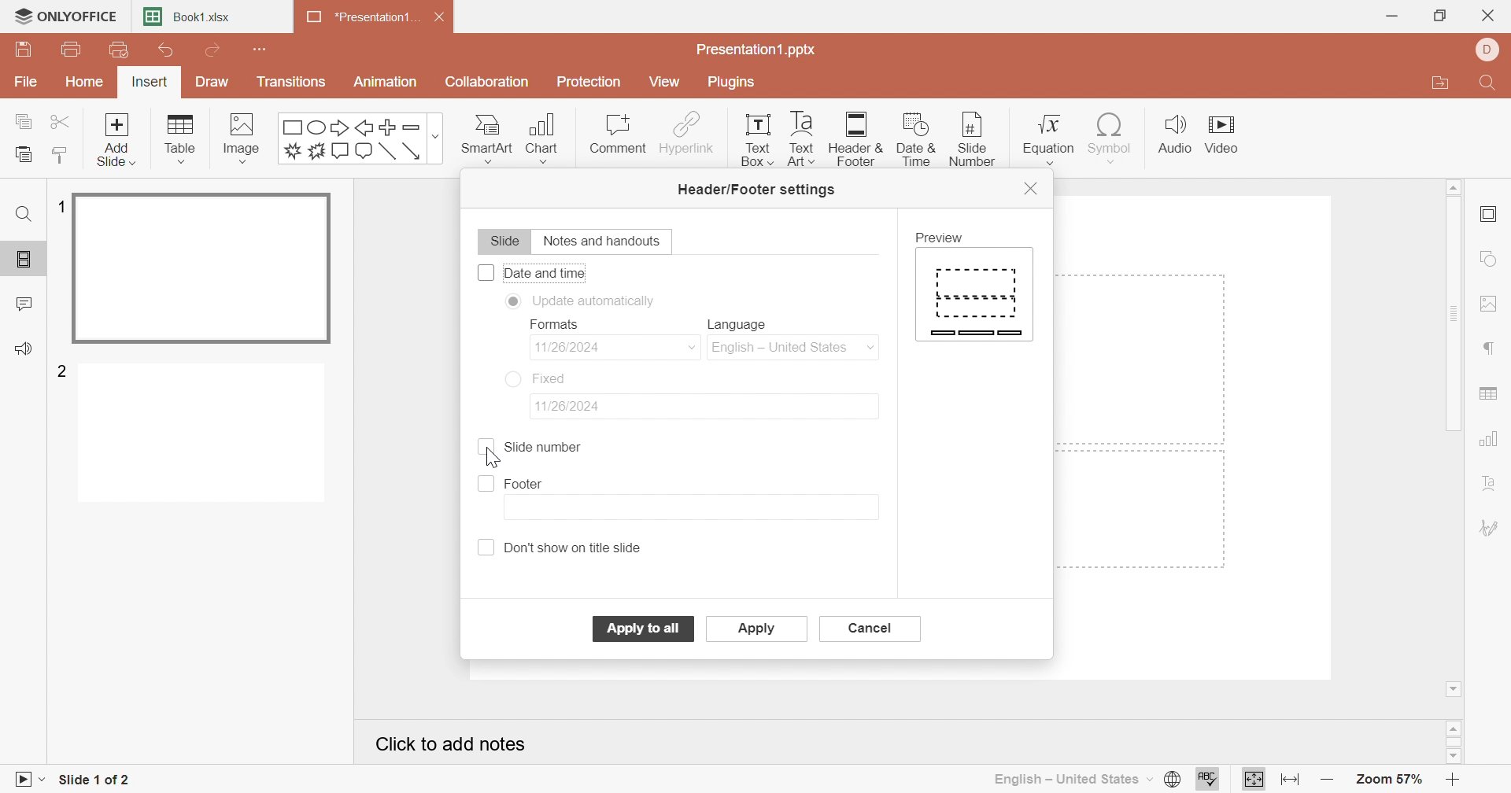 The image size is (1511, 793). Describe the element at coordinates (1458, 315) in the screenshot. I see `Scroll Bar` at that location.